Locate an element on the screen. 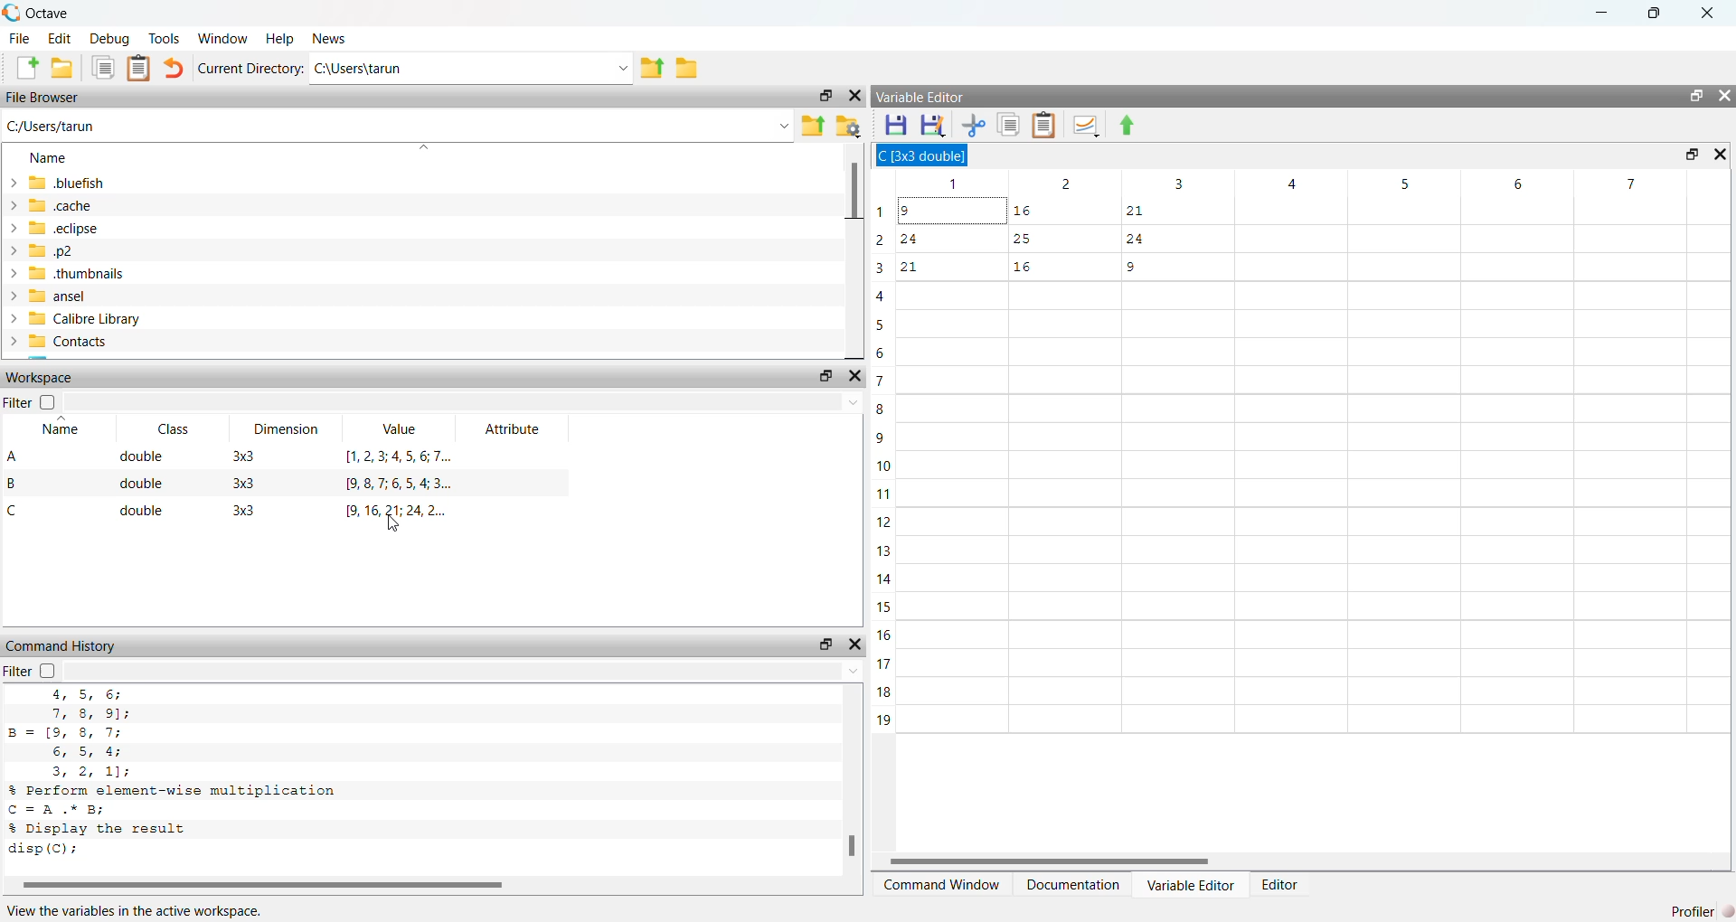 Image resolution: width=1736 pixels, height=922 pixels. Data is located at coordinates (1056, 241).